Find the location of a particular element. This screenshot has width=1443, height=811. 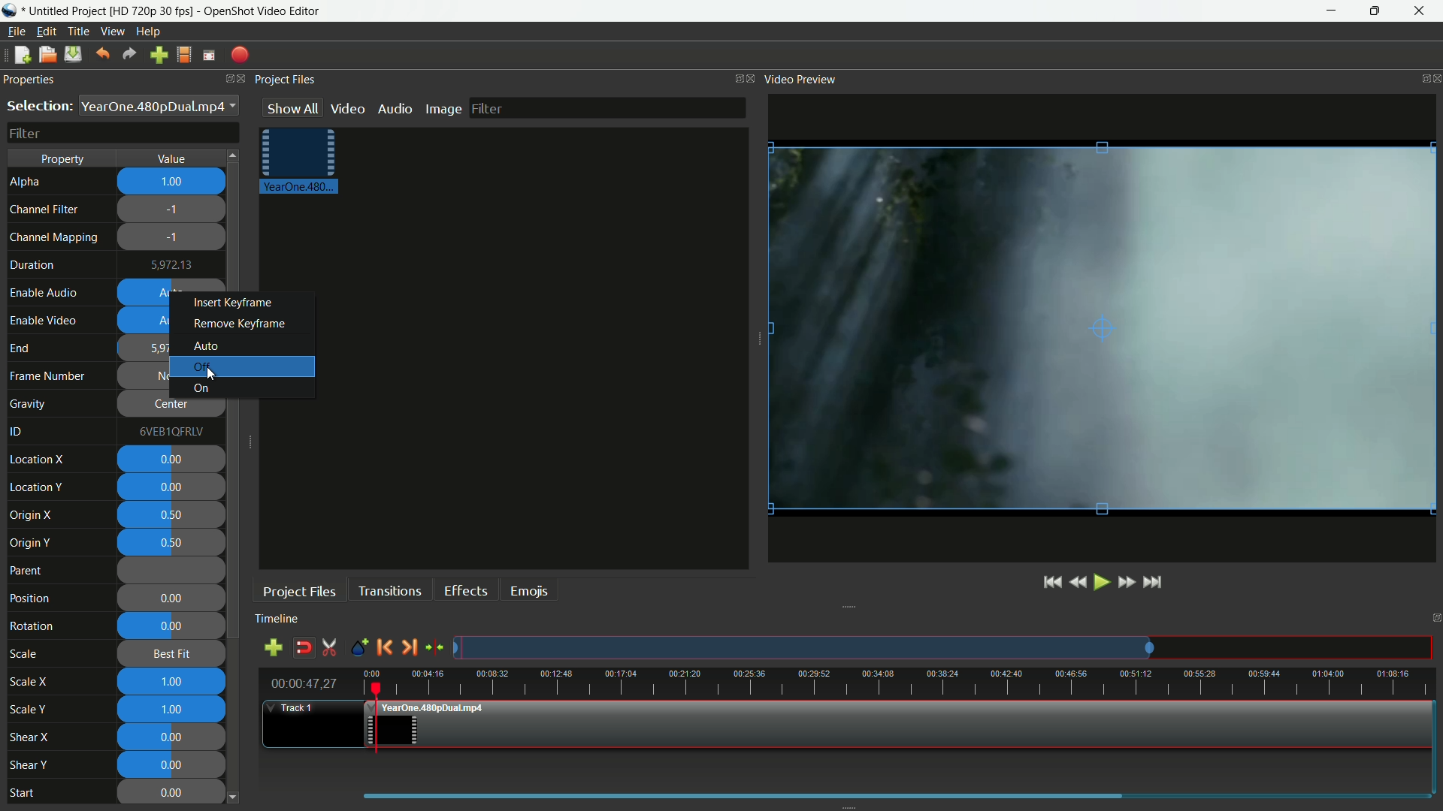

effects is located at coordinates (463, 589).